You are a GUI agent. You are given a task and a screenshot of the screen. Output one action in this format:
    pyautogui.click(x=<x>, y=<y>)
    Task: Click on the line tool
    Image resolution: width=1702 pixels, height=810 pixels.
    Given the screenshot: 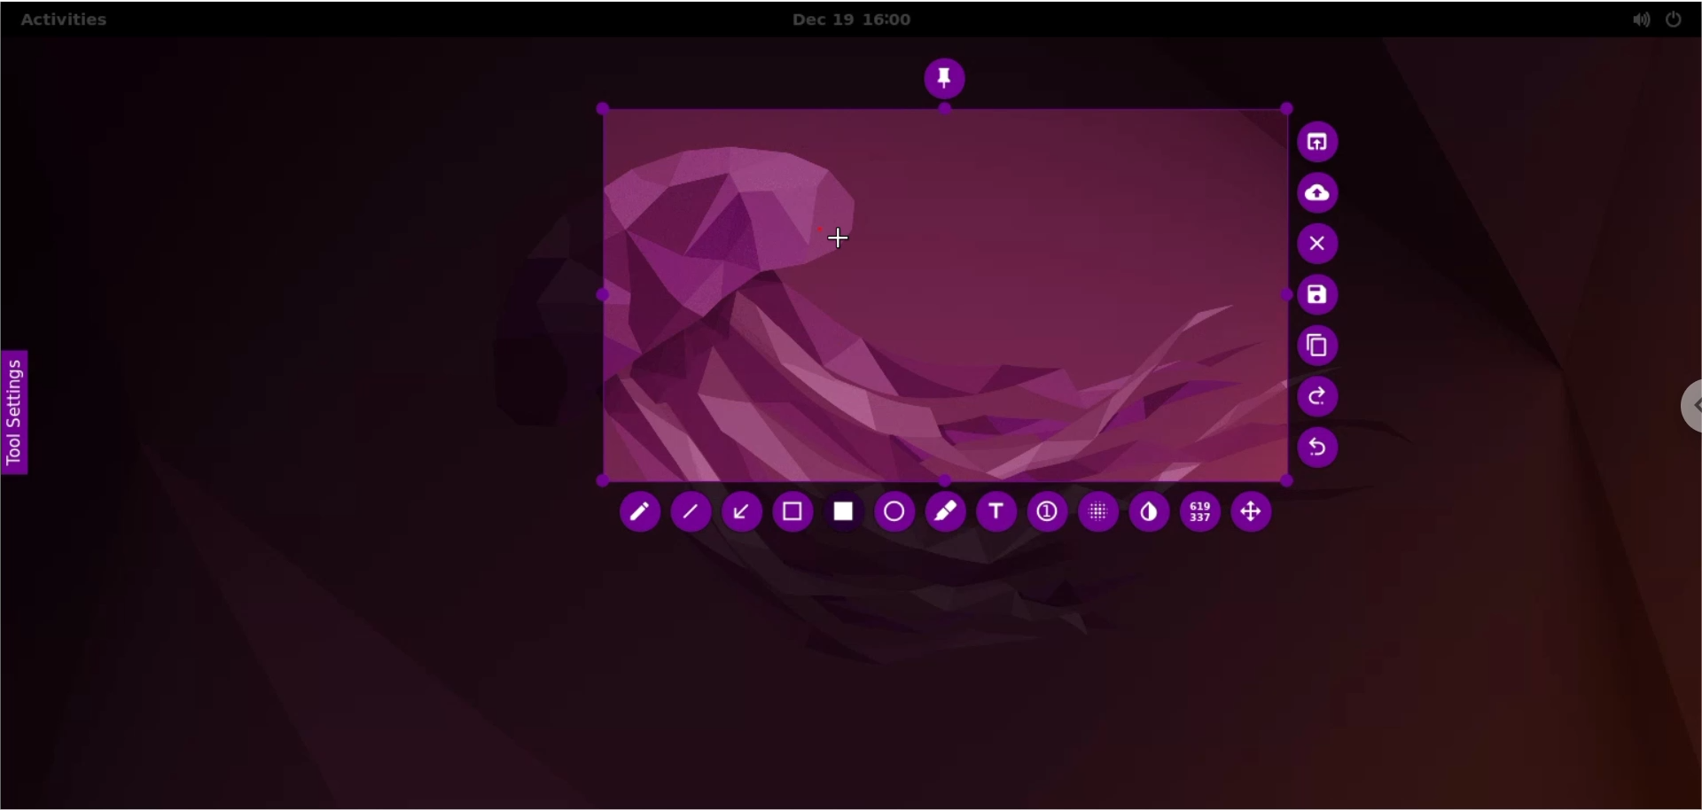 What is the action you would take?
    pyautogui.click(x=695, y=514)
    